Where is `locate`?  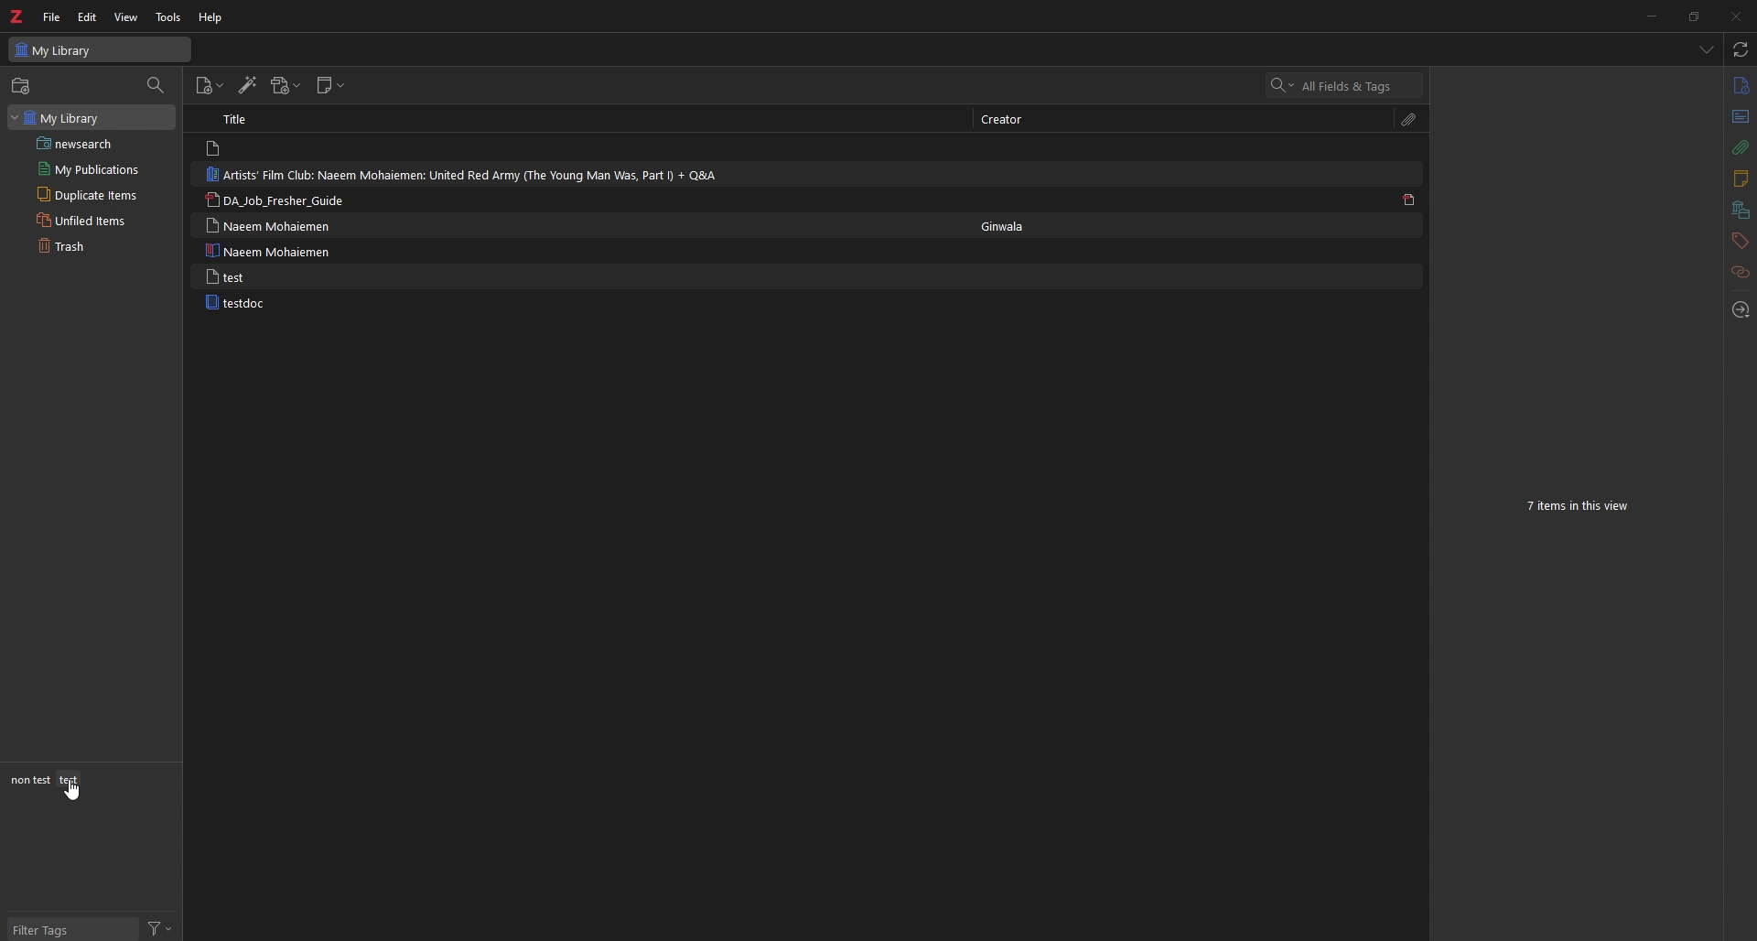
locate is located at coordinates (1740, 310).